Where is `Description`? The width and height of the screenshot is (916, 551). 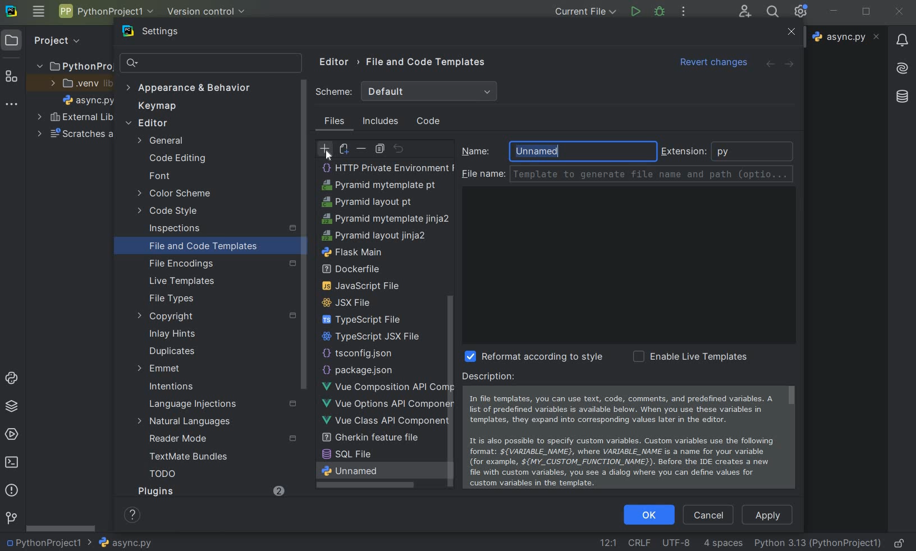 Description is located at coordinates (627, 432).